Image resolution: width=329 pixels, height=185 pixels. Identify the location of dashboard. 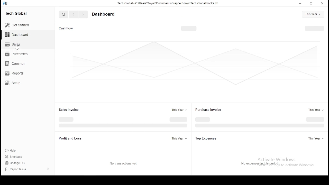
(17, 34).